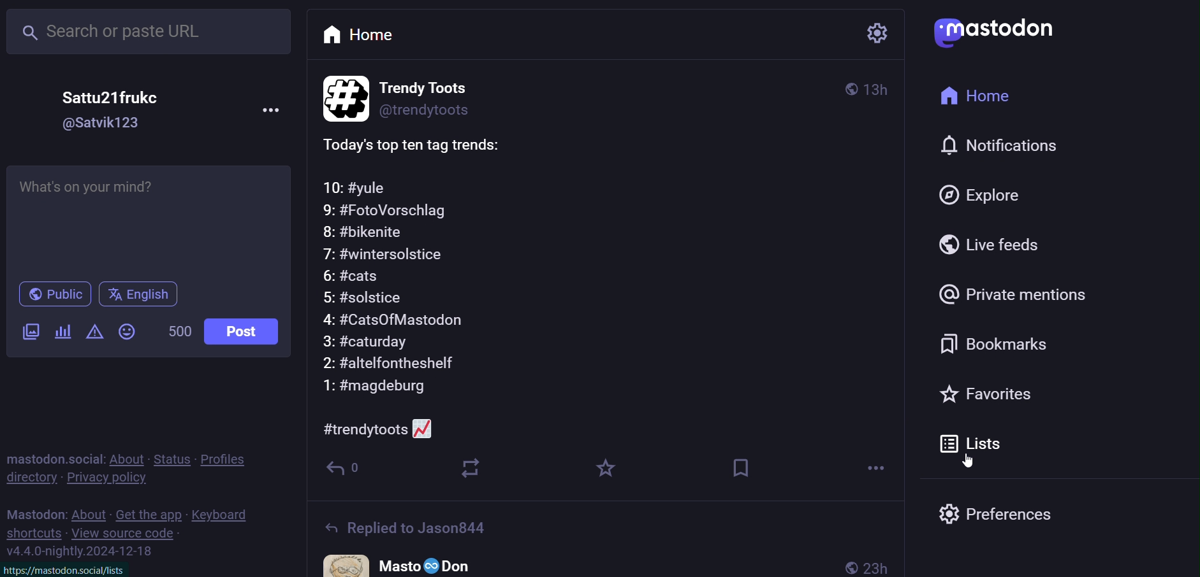 The width and height of the screenshot is (1200, 577). What do you see at coordinates (1008, 146) in the screenshot?
I see `notification` at bounding box center [1008, 146].